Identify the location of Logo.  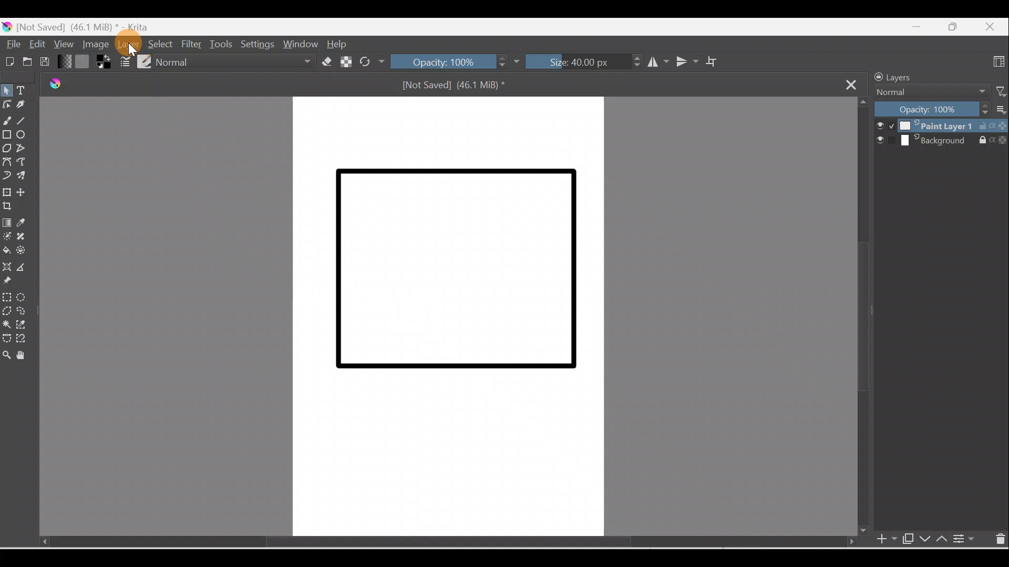
(52, 85).